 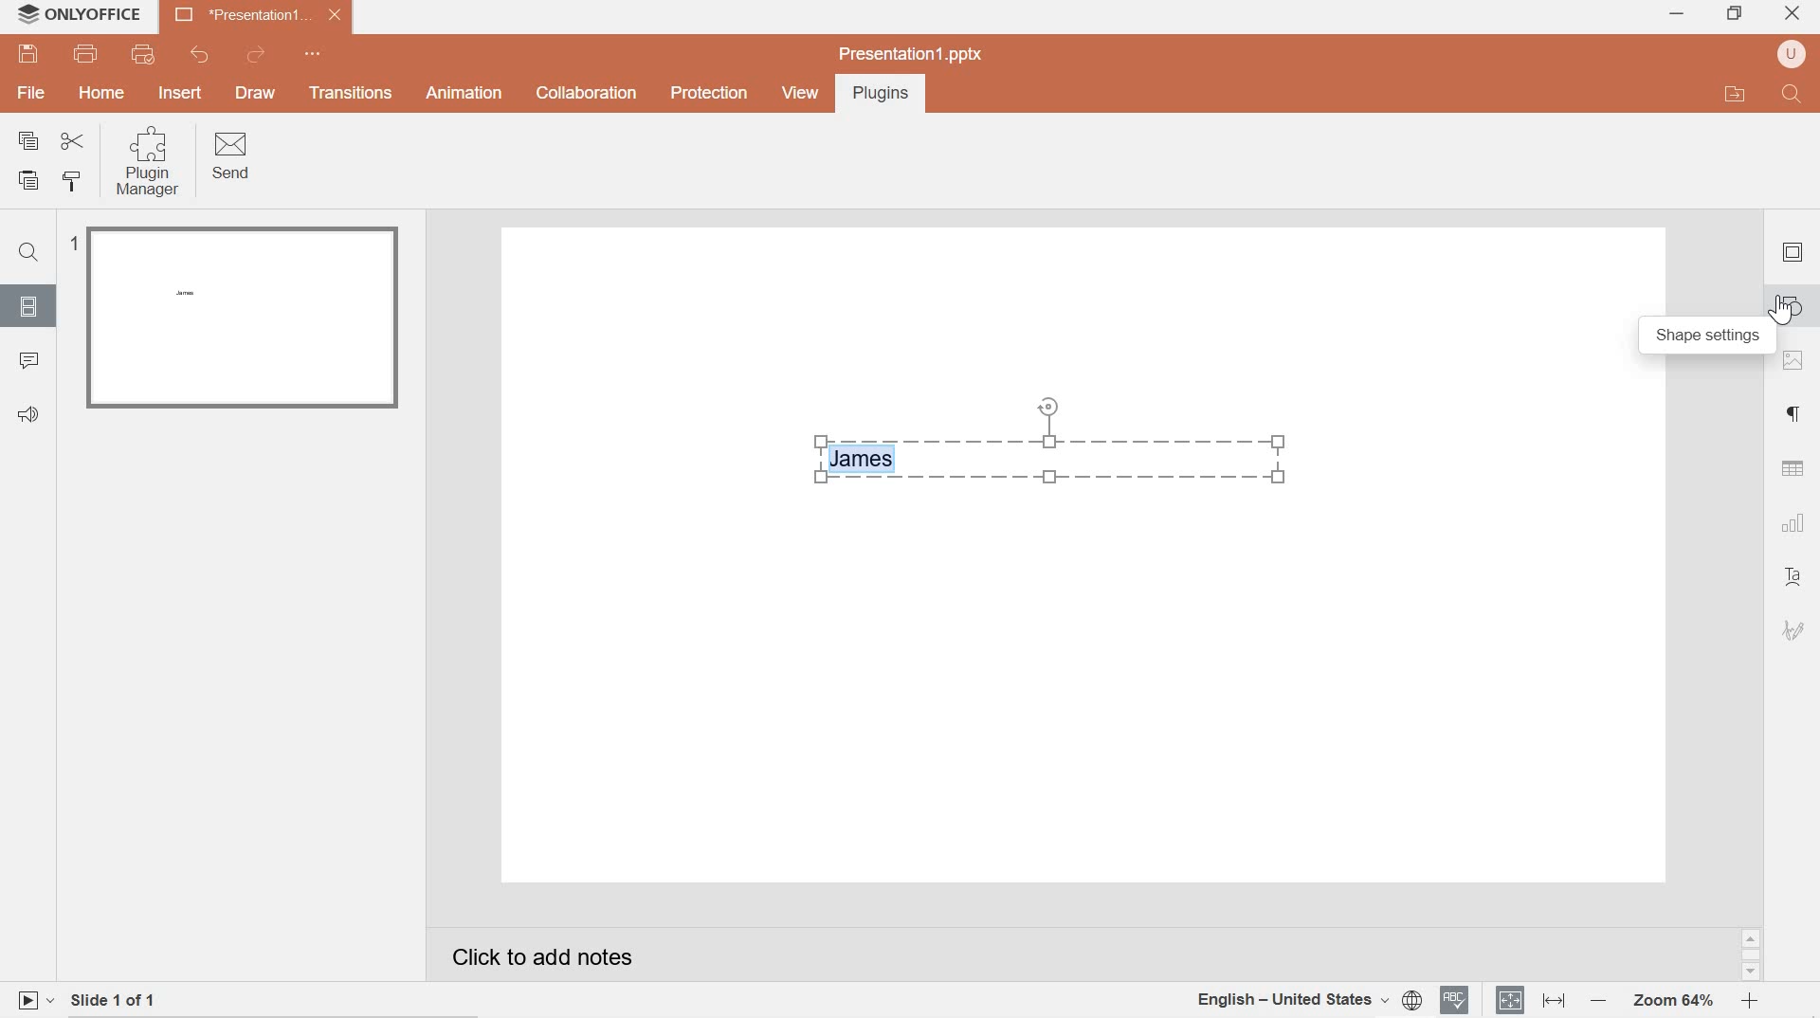 What do you see at coordinates (102, 95) in the screenshot?
I see `hOME` at bounding box center [102, 95].